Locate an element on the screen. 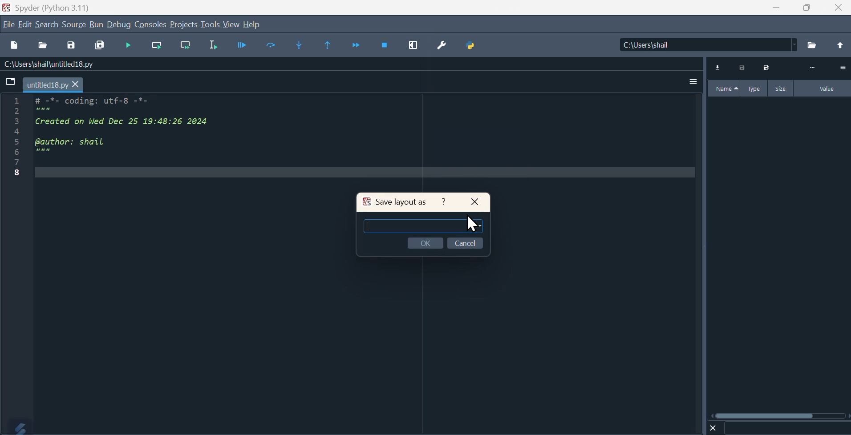 The height and width of the screenshot is (435, 851). Name is located at coordinates (724, 89).